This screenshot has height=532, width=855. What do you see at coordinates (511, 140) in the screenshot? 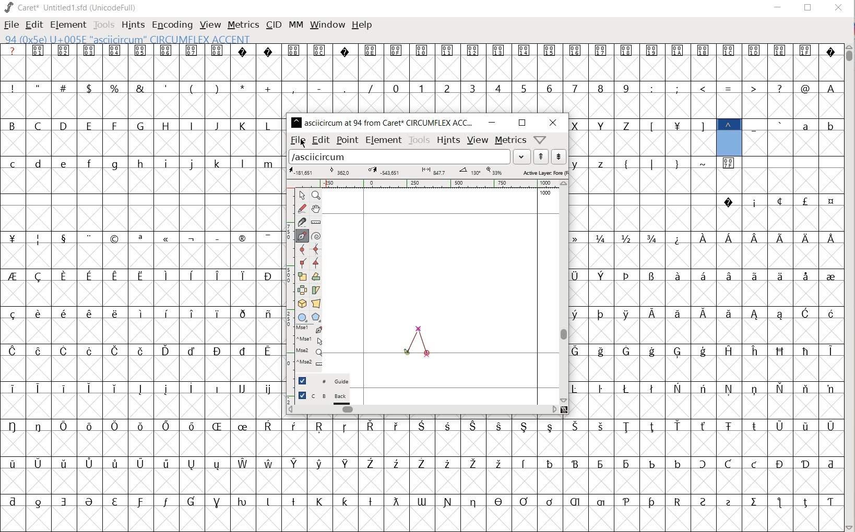
I see `metrics` at bounding box center [511, 140].